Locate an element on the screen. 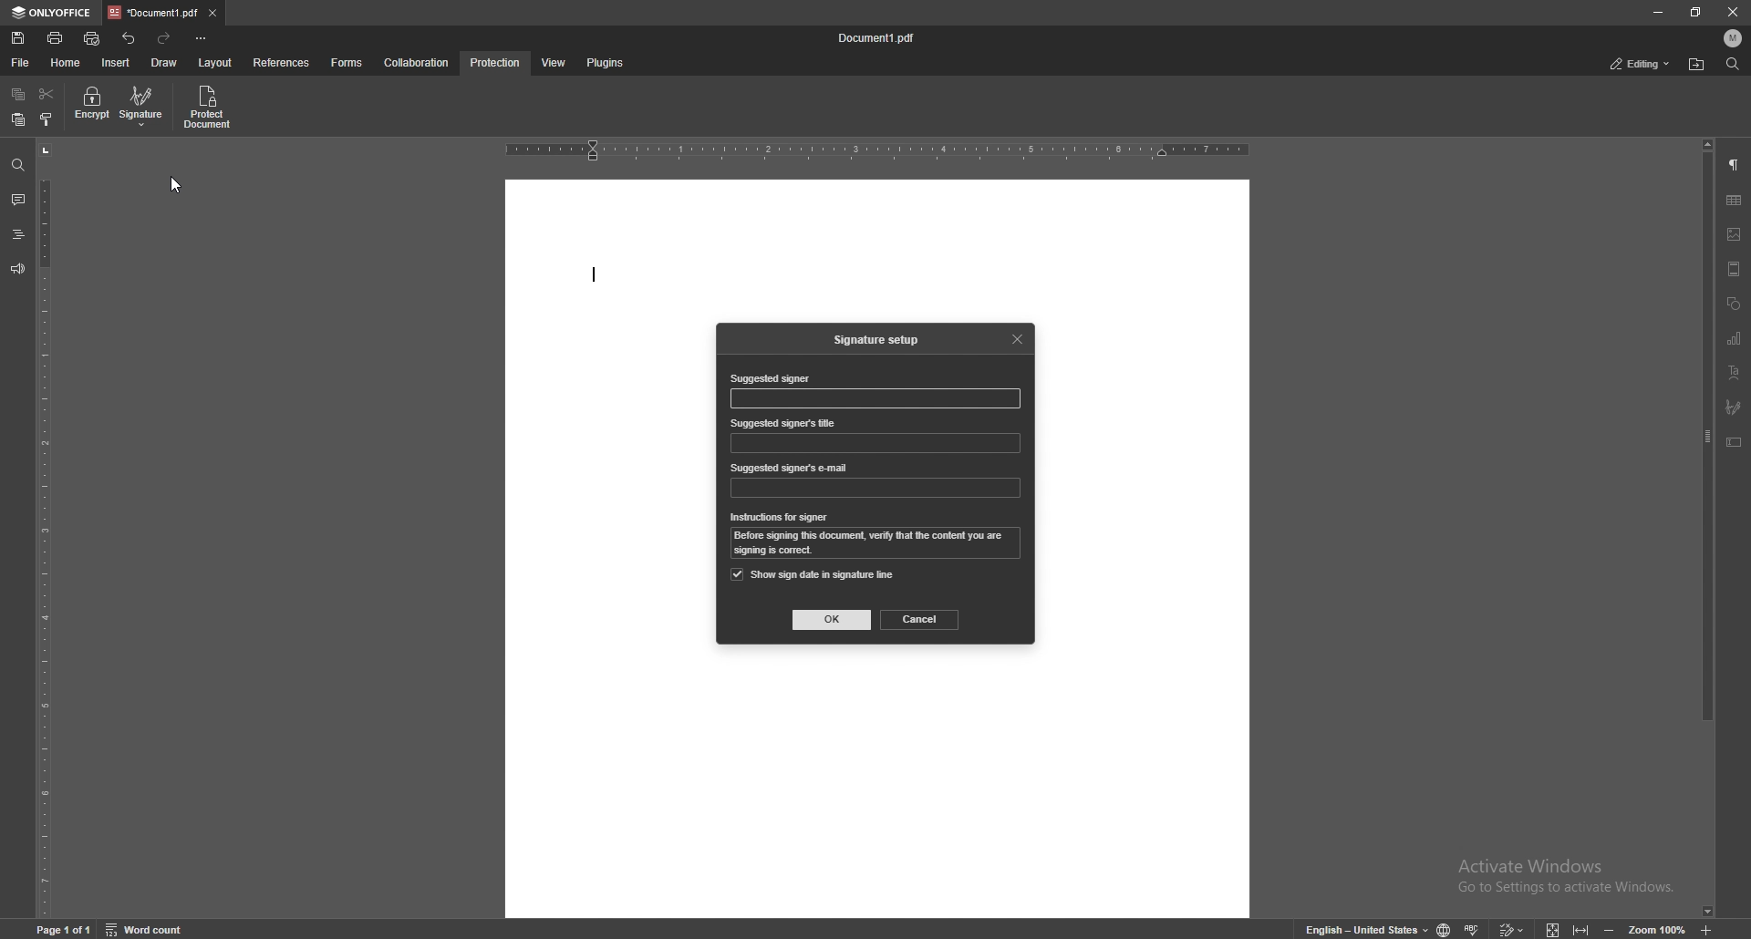 The width and height of the screenshot is (1751, 939). change text language is located at coordinates (1360, 928).